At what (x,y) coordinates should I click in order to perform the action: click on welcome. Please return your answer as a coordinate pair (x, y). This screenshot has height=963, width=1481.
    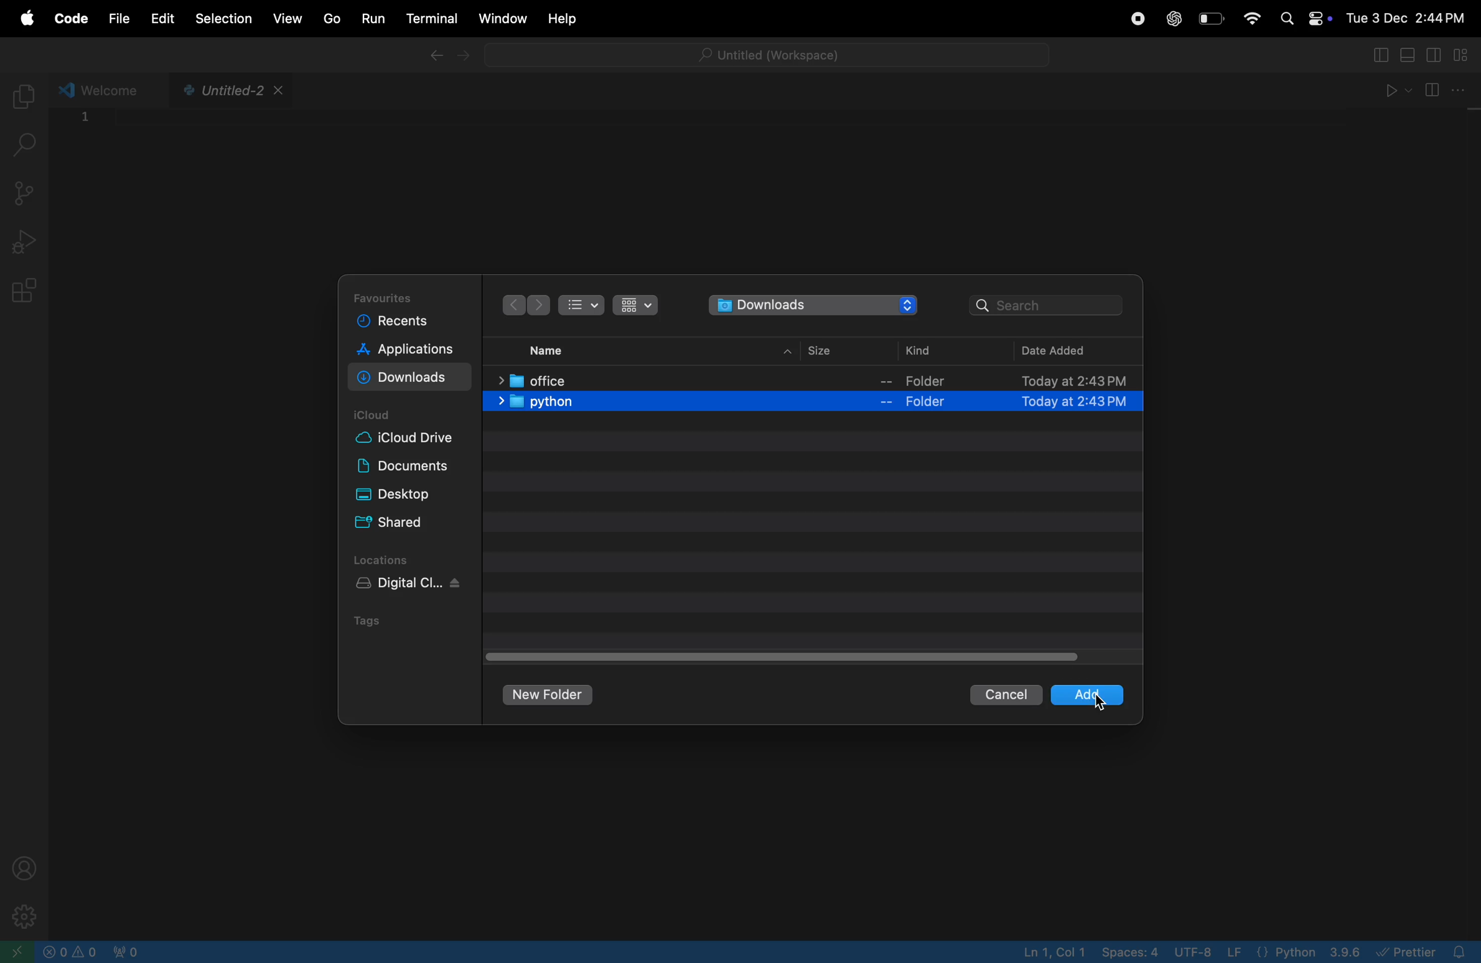
    Looking at the image, I should click on (104, 90).